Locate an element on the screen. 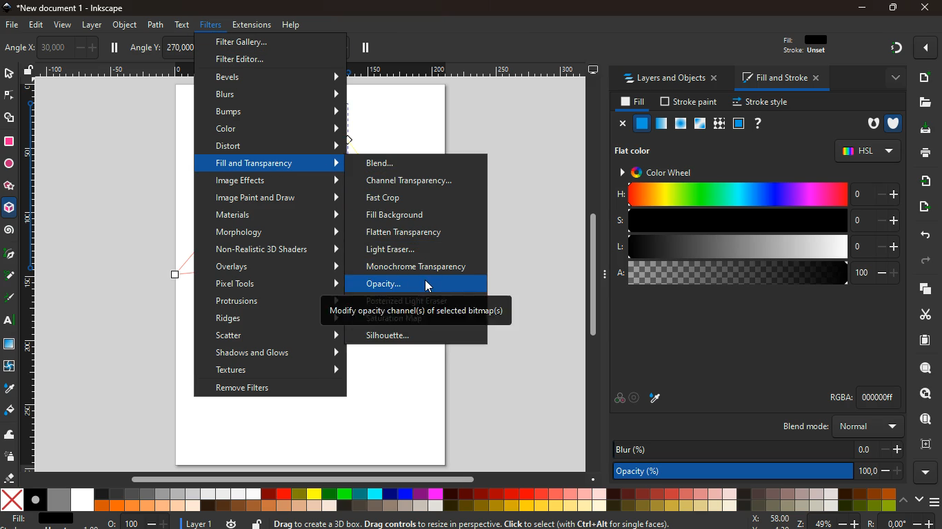 The width and height of the screenshot is (942, 529). pixel tools is located at coordinates (277, 283).